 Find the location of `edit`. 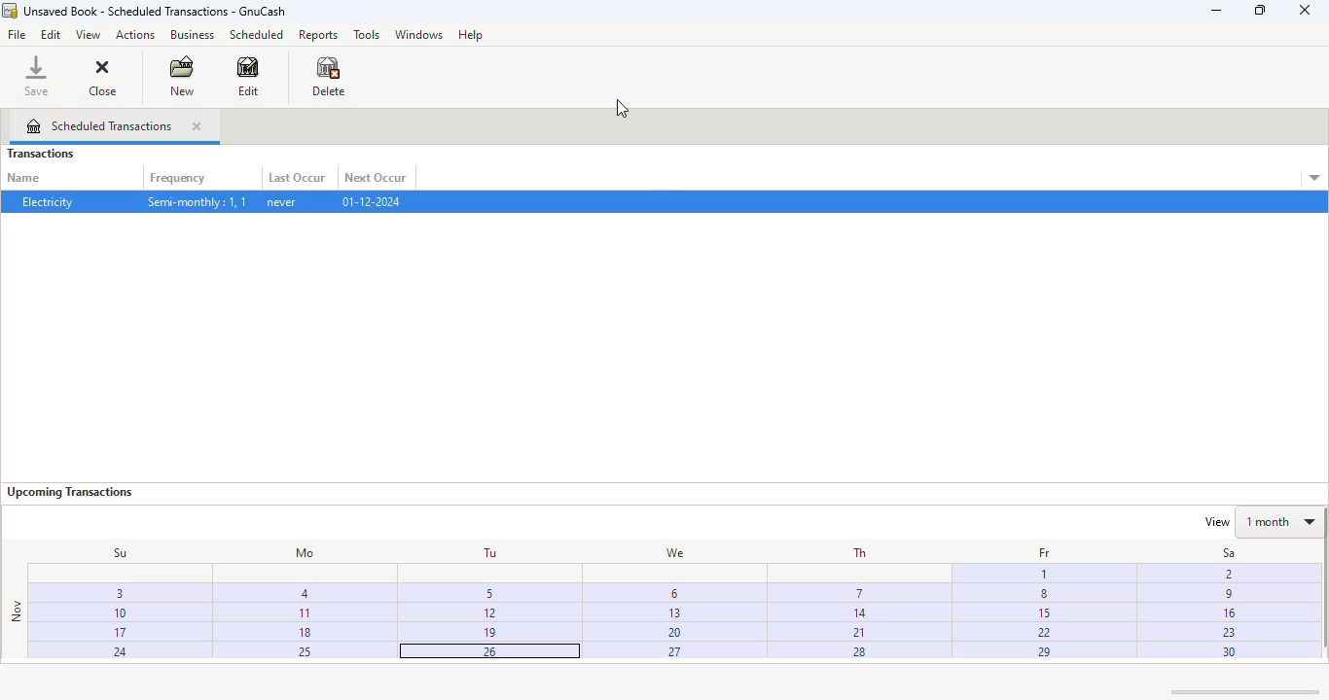

edit is located at coordinates (52, 35).